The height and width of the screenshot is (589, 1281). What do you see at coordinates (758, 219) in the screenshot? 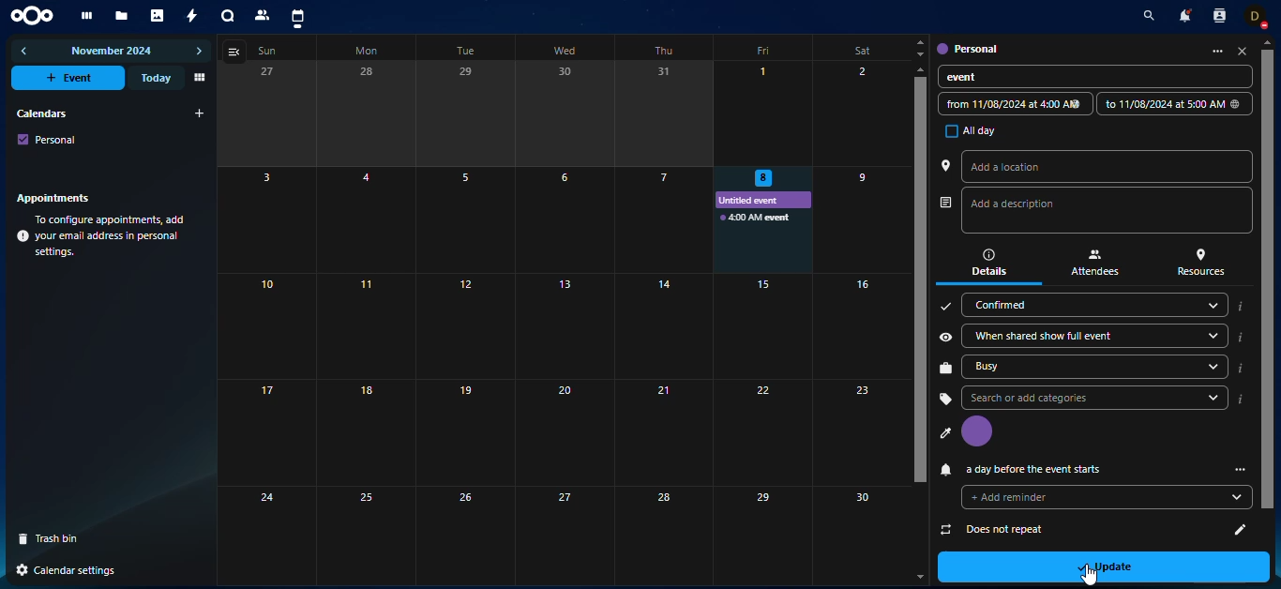
I see `event` at bounding box center [758, 219].